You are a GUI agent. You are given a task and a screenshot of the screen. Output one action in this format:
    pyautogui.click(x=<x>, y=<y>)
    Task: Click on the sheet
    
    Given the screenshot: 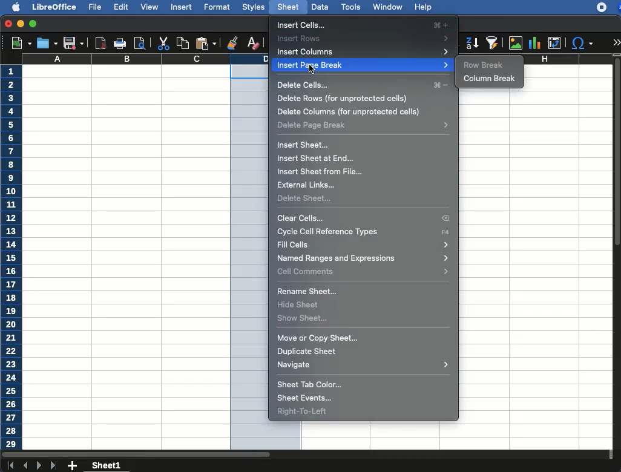 What is the action you would take?
    pyautogui.click(x=287, y=7)
    